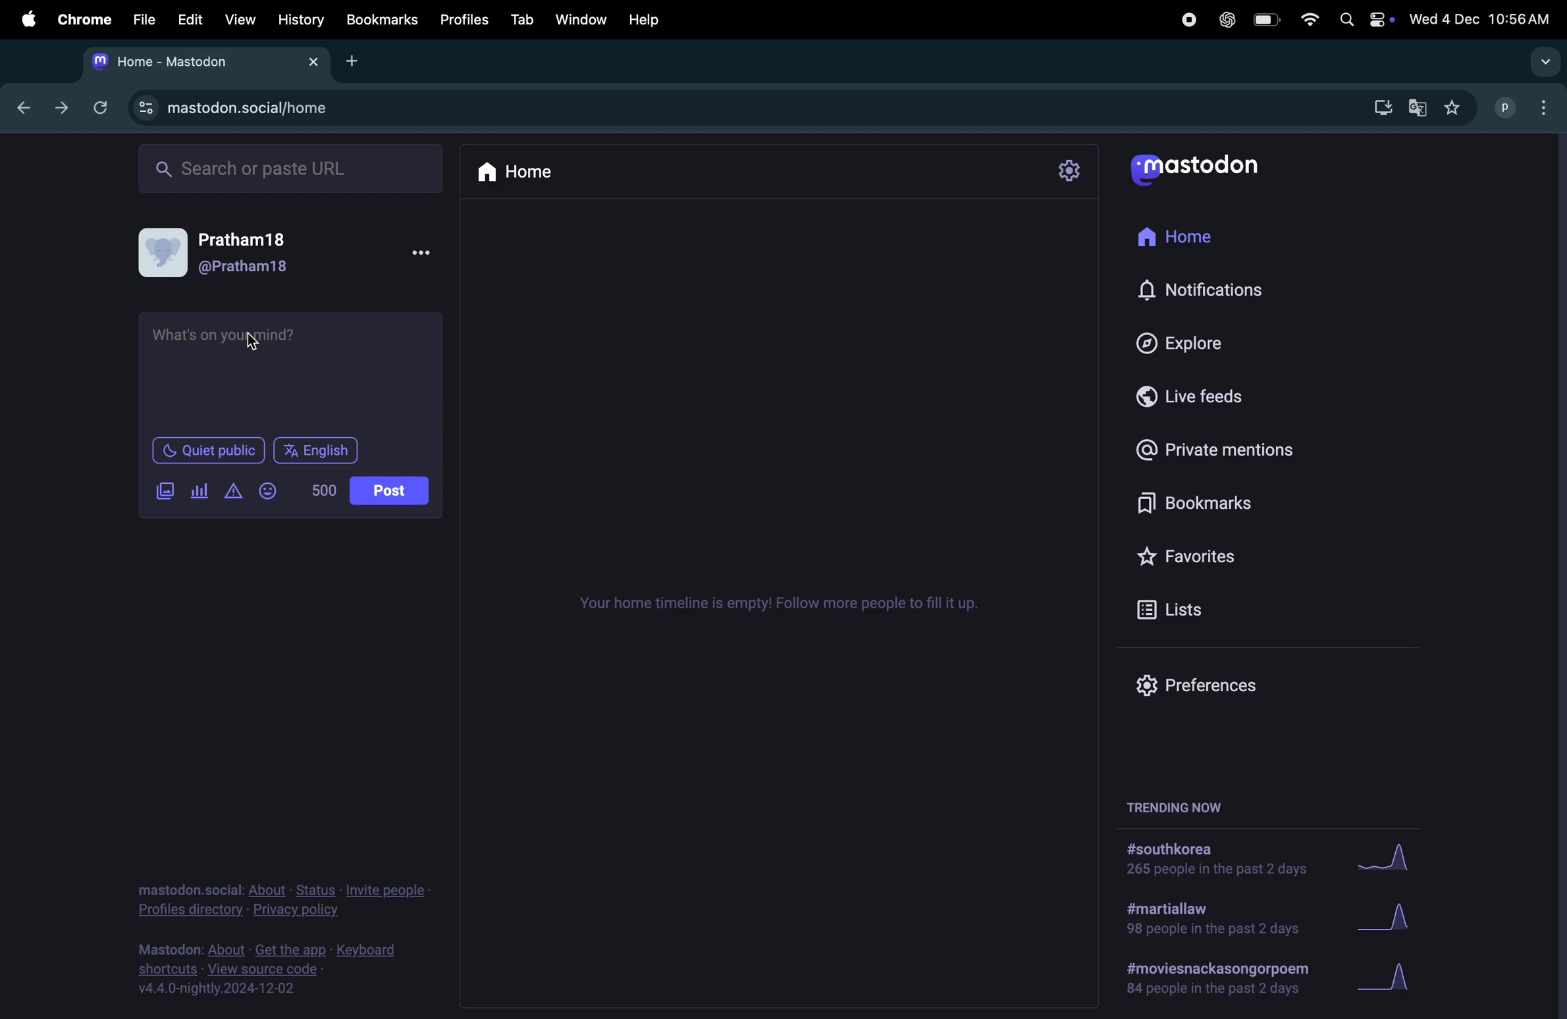 Image resolution: width=1567 pixels, height=1019 pixels. Describe the element at coordinates (464, 18) in the screenshot. I see `Profiles` at that location.